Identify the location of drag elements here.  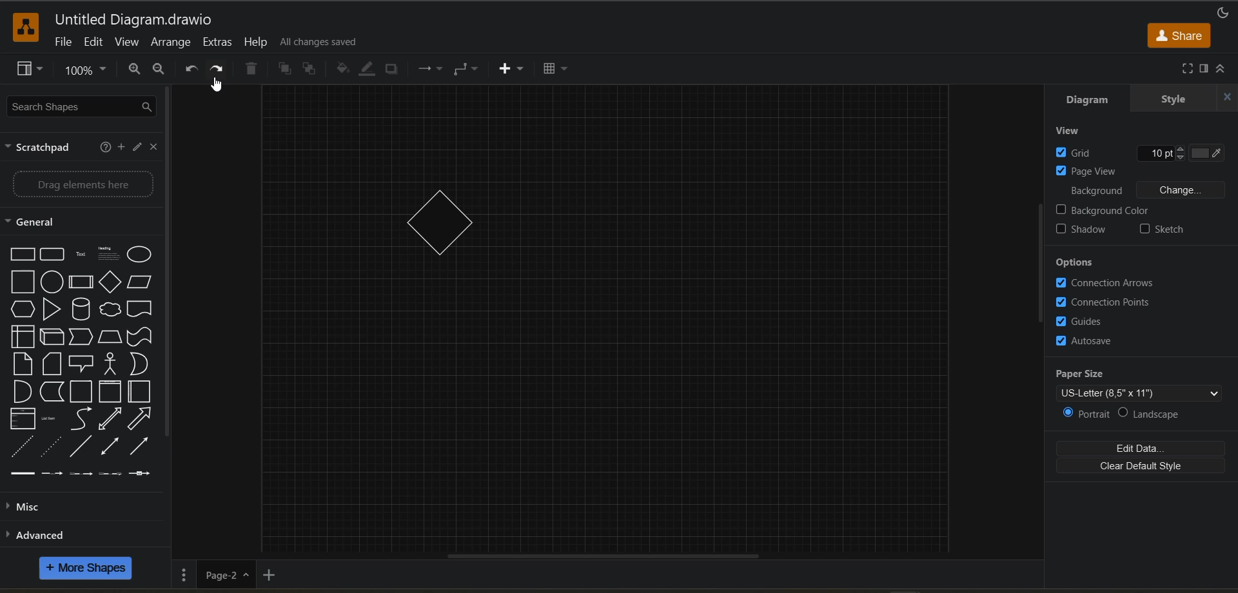
(82, 184).